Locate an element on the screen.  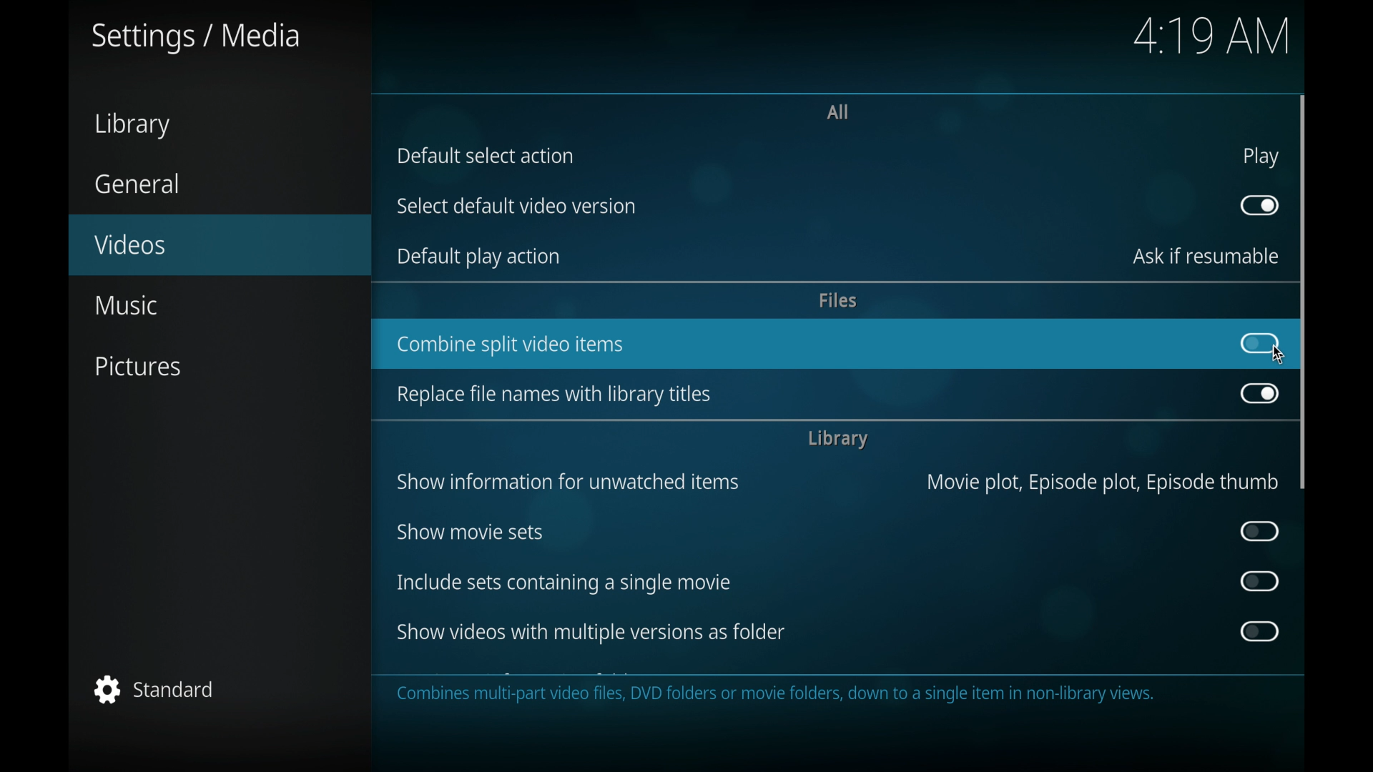
all is located at coordinates (838, 112).